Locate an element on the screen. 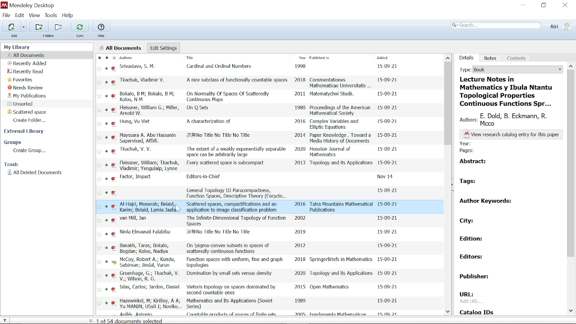  authors is located at coordinates (511, 120).